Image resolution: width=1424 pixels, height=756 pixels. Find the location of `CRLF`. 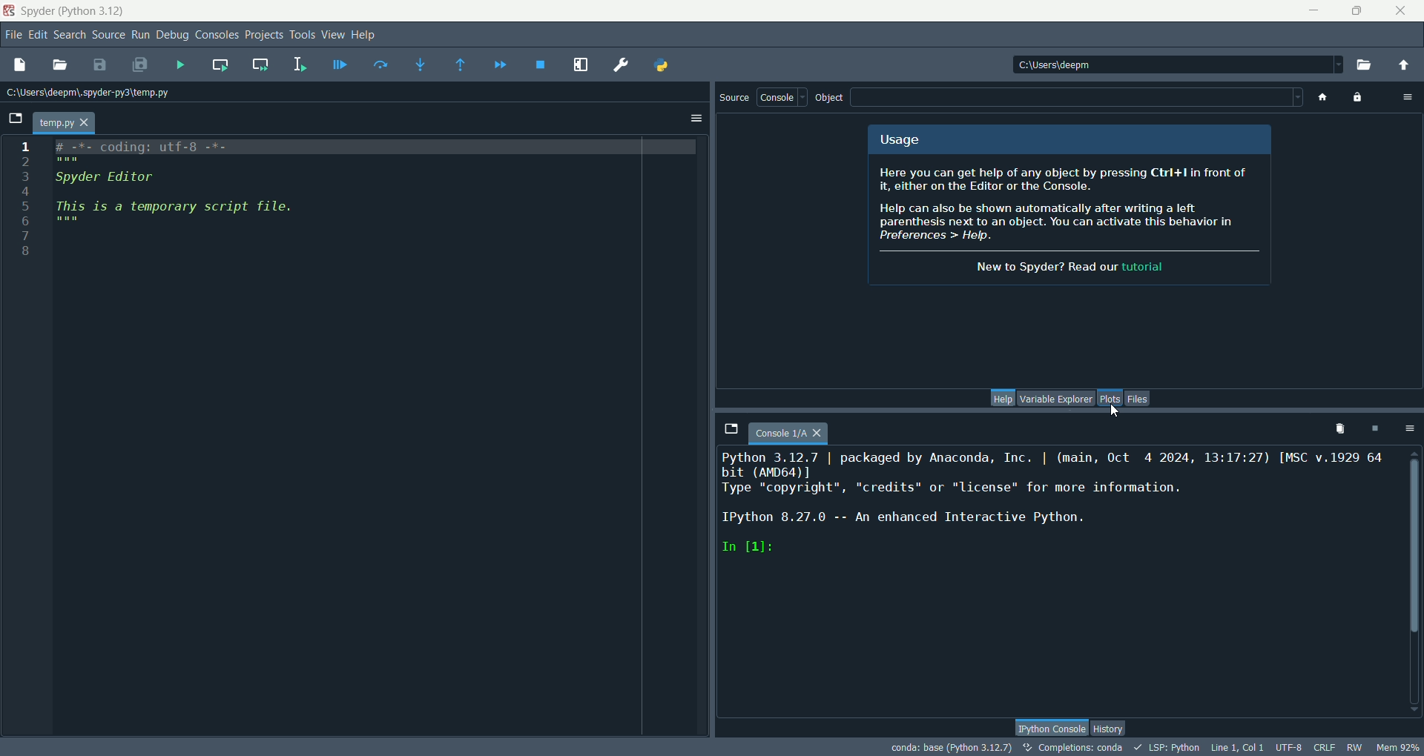

CRLF is located at coordinates (1327, 748).